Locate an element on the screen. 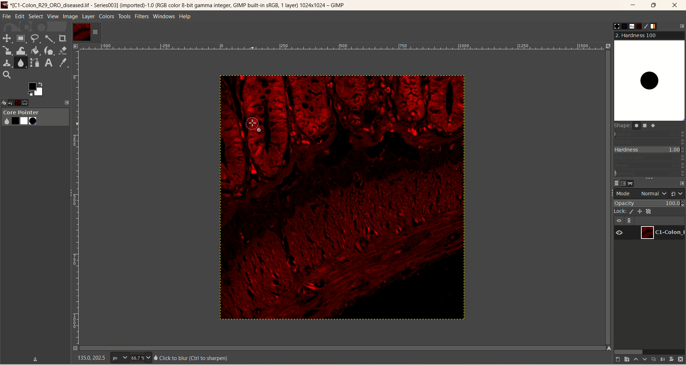 The height and width of the screenshot is (365, 686). delete this layer is located at coordinates (681, 359).